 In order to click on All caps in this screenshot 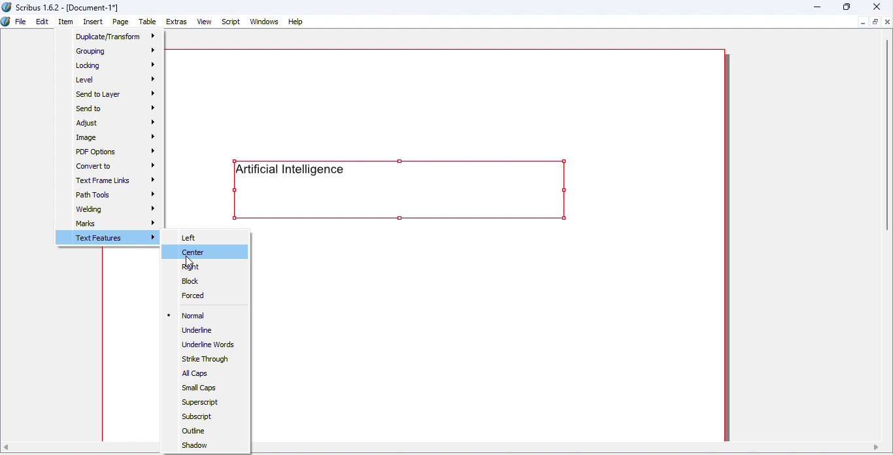, I will do `click(196, 375)`.